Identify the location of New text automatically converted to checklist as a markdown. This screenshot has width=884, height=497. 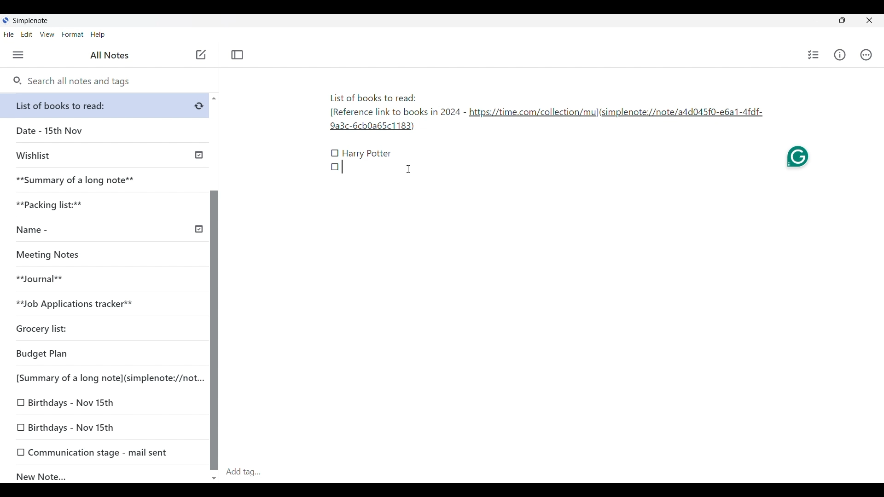
(335, 153).